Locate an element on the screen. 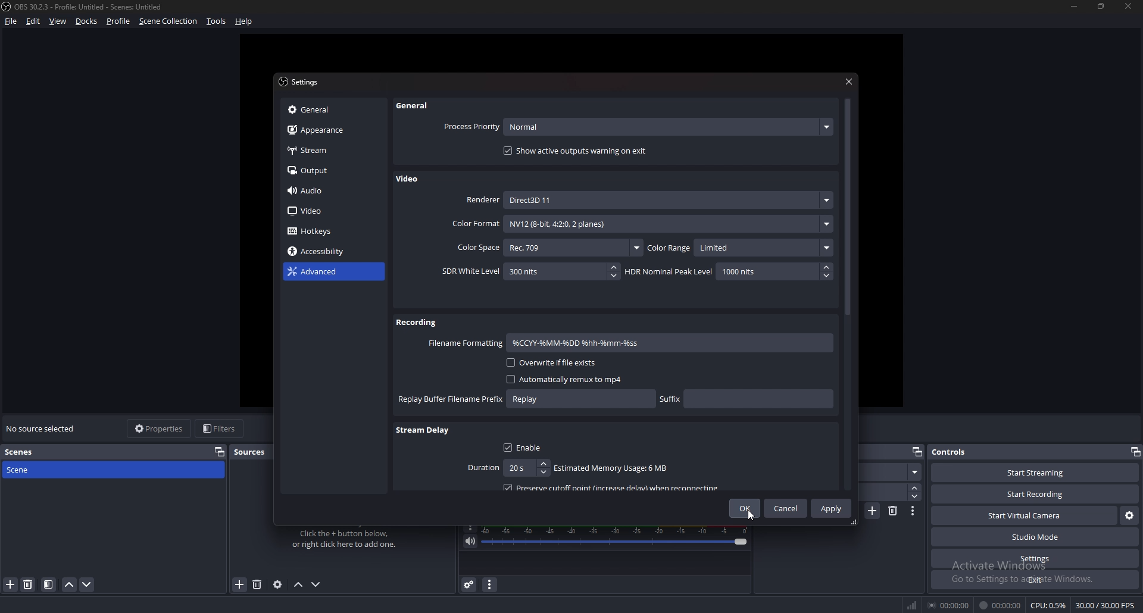 The height and width of the screenshot is (613, 1143). 00:00:00 is located at coordinates (1001, 605).